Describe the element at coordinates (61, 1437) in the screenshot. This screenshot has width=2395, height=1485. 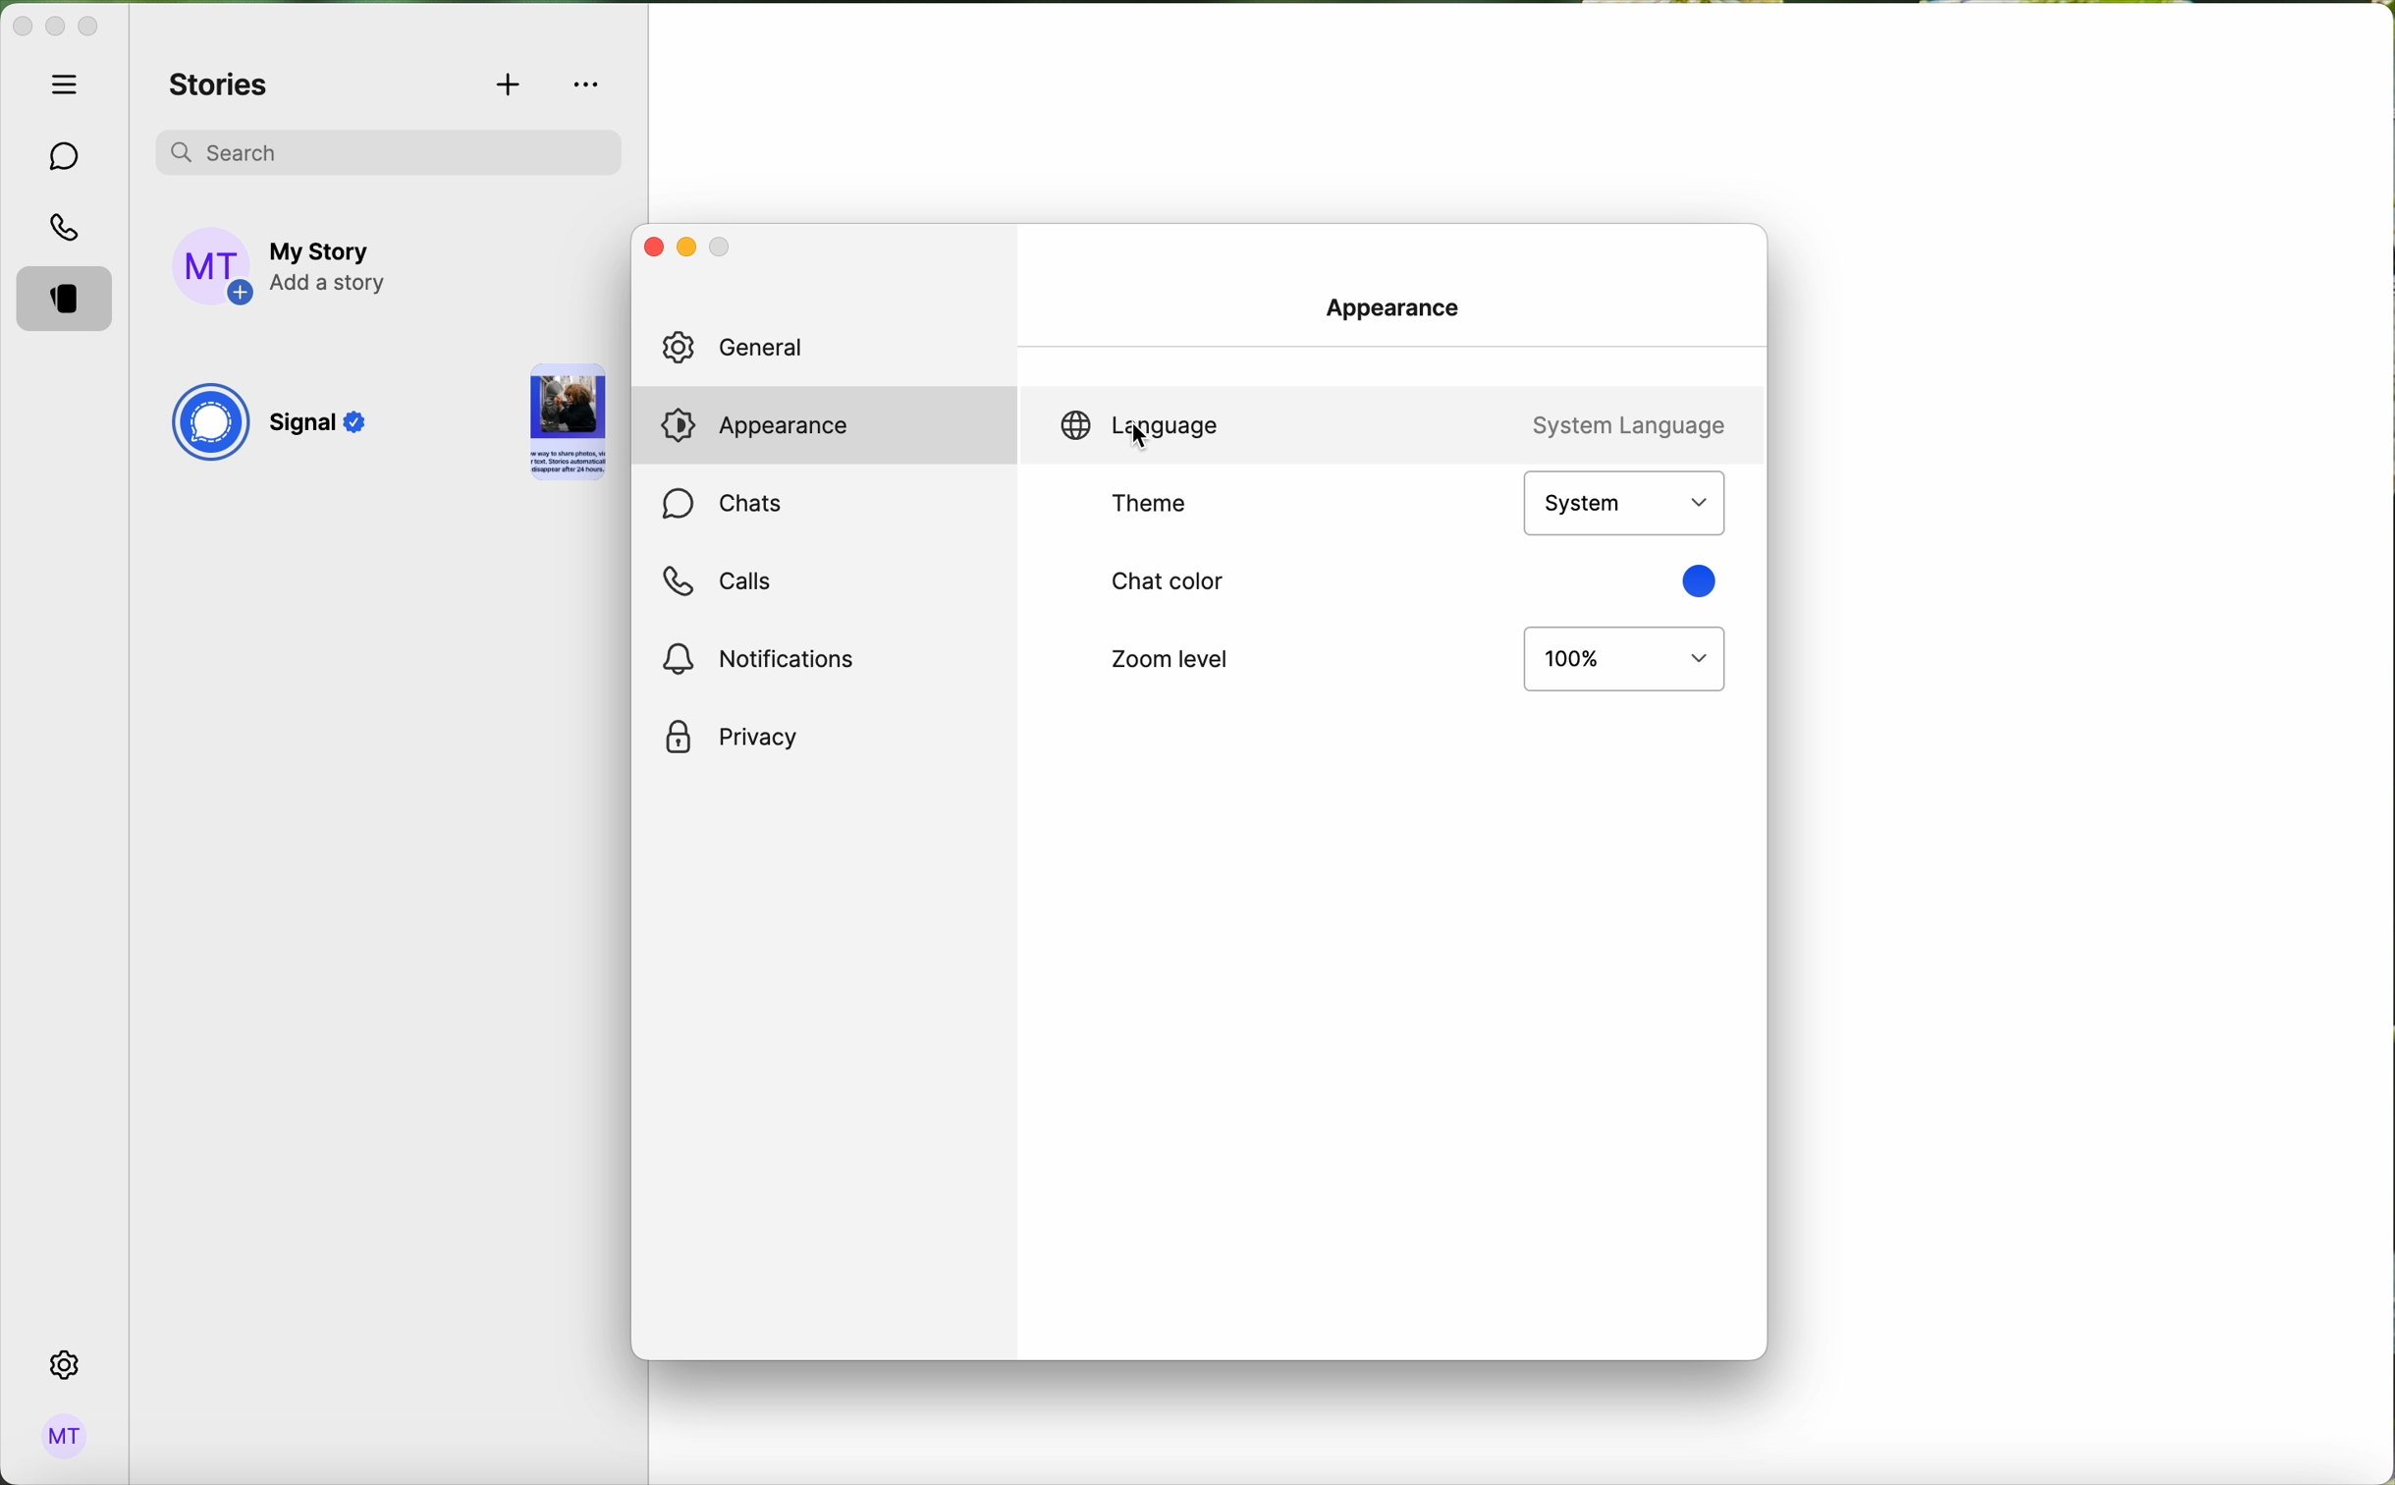
I see `admin logo` at that location.